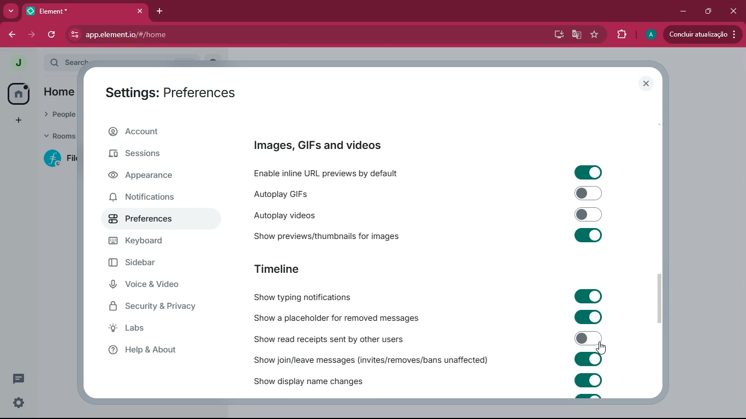 This screenshot has height=419, width=746. I want to click on autoplay GIFs, so click(350, 193).